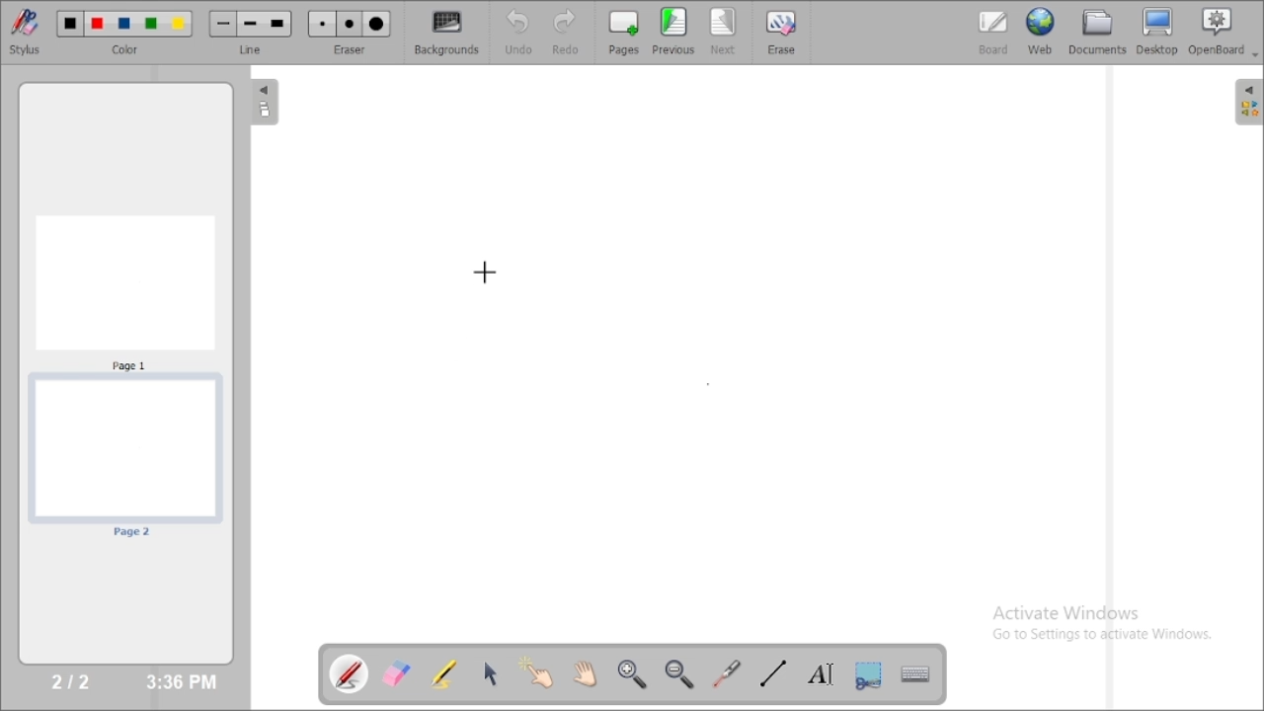 This screenshot has height=711, width=1264. What do you see at coordinates (780, 32) in the screenshot?
I see `erase` at bounding box center [780, 32].